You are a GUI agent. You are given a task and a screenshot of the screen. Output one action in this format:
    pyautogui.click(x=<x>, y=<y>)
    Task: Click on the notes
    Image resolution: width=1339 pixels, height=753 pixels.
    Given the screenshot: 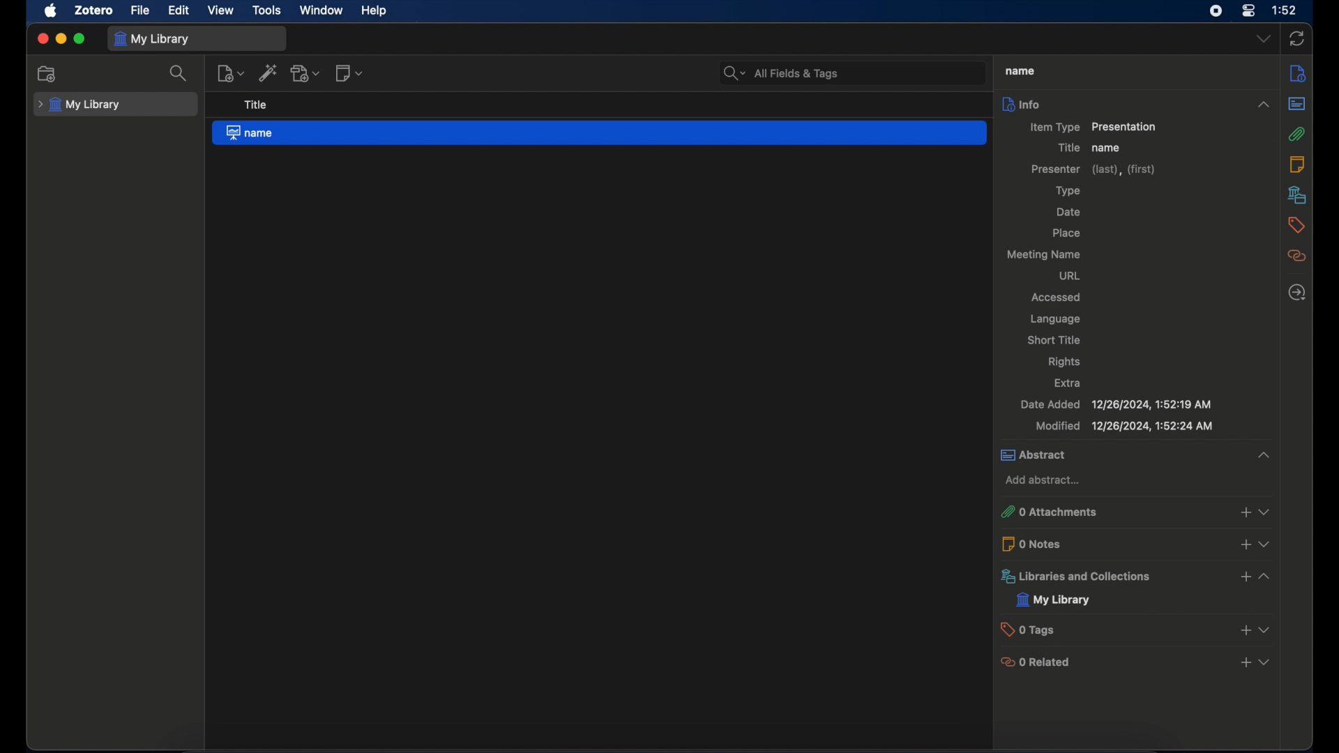 What is the action you would take?
    pyautogui.click(x=1297, y=165)
    